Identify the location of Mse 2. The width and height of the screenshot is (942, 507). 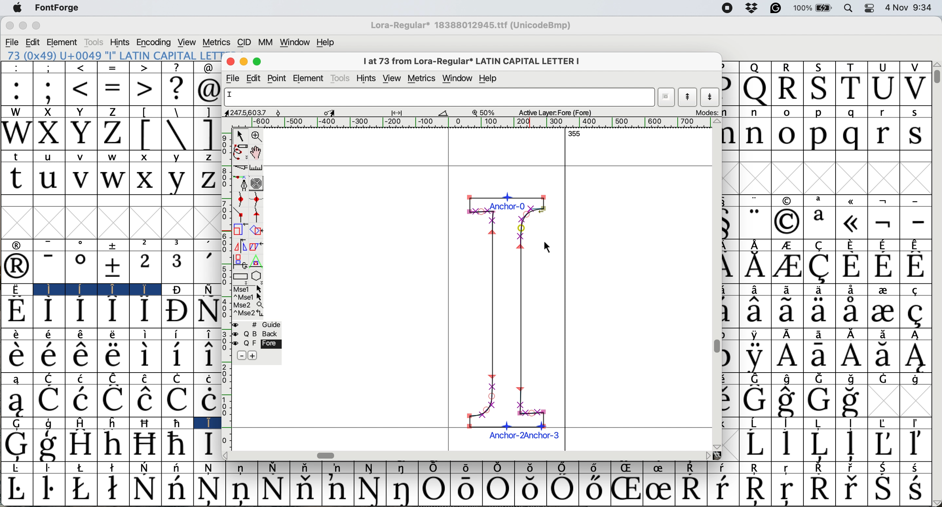
(249, 305).